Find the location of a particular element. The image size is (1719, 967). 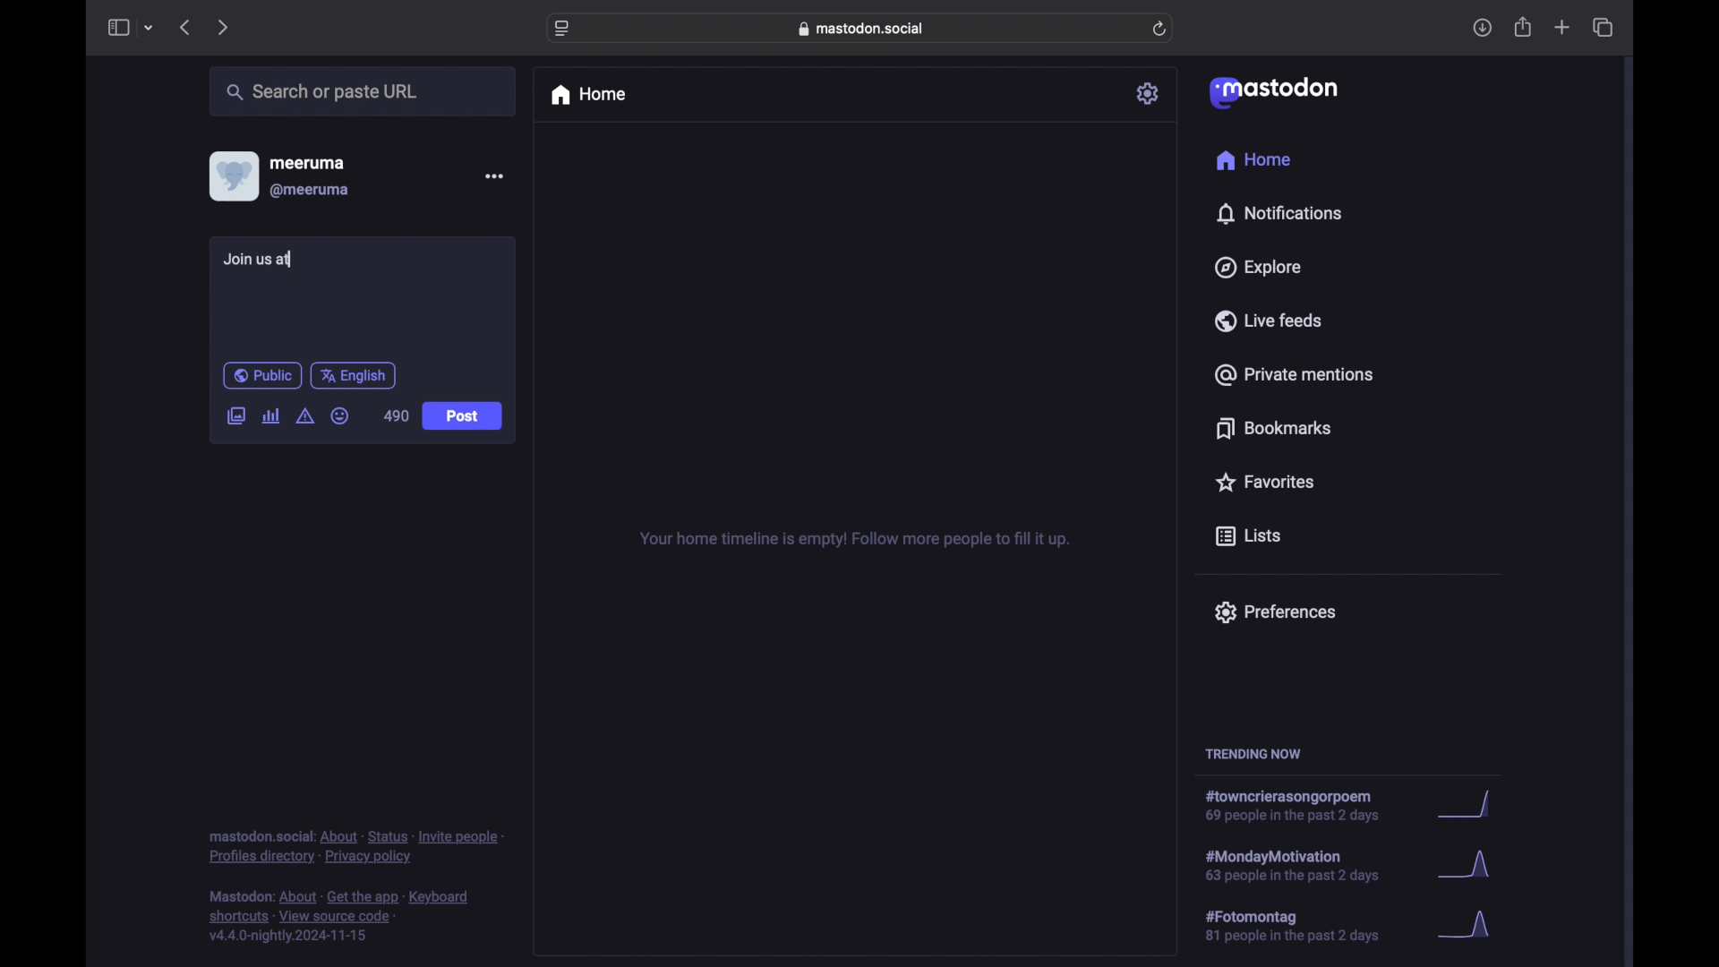

download is located at coordinates (1483, 29).